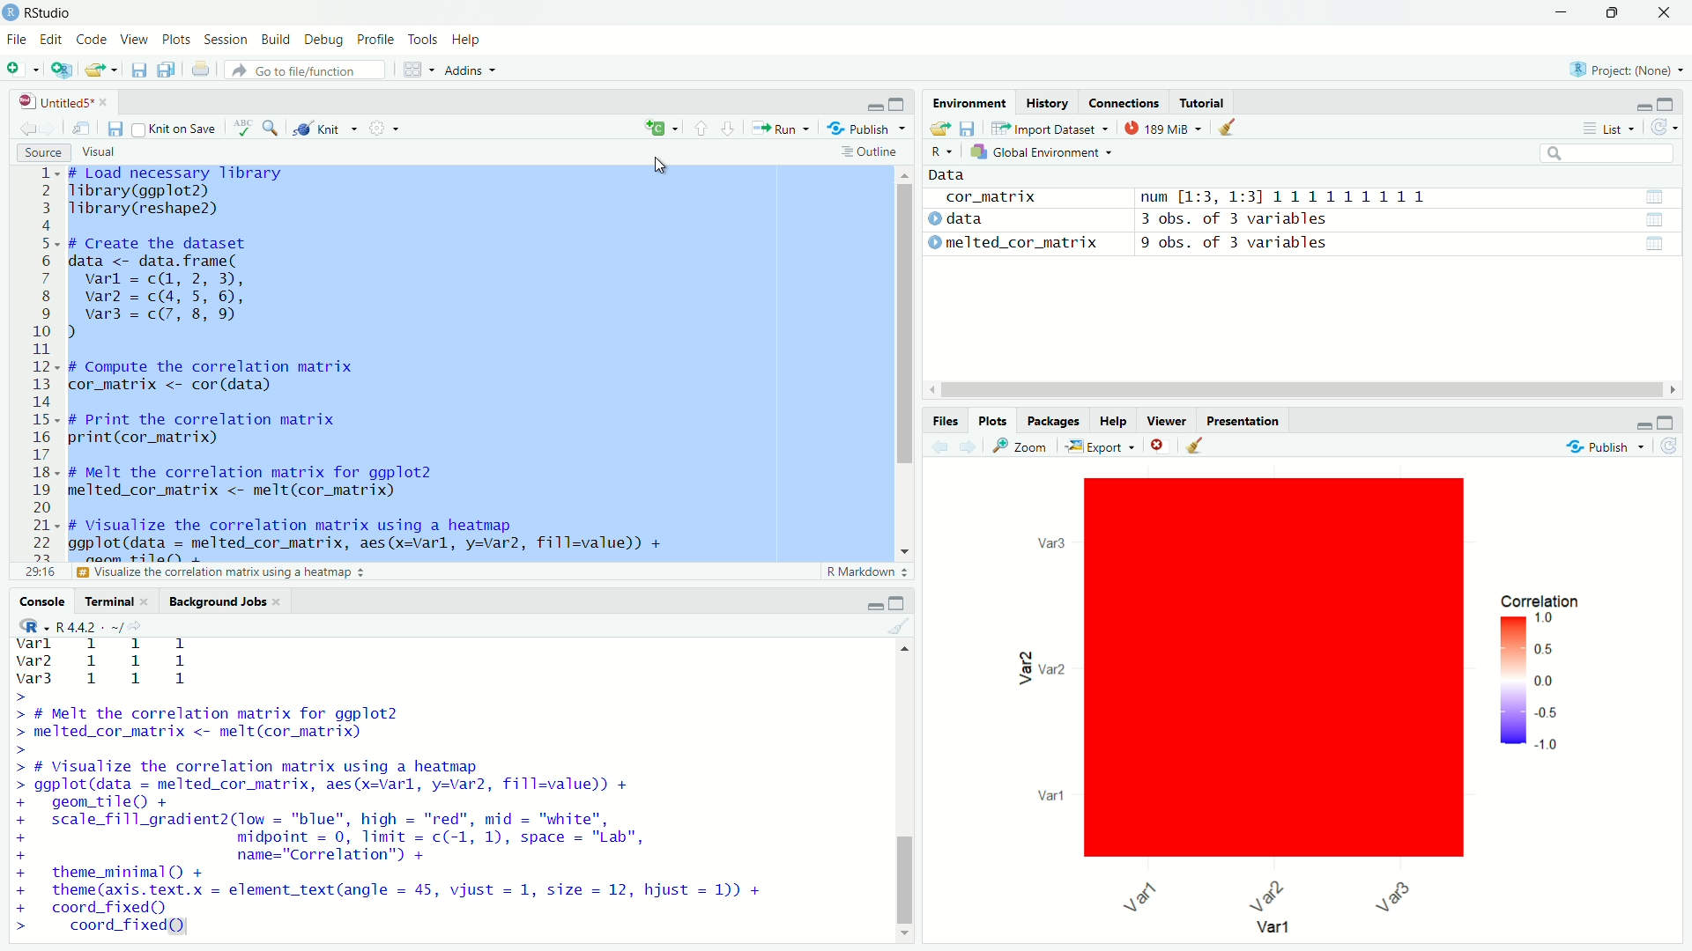 The height and width of the screenshot is (951, 1692). What do you see at coordinates (50, 13) in the screenshot?
I see `RStudio` at bounding box center [50, 13].